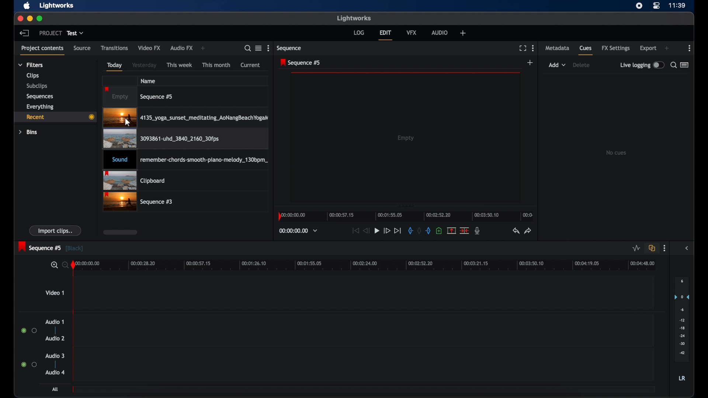  What do you see at coordinates (386, 231) in the screenshot?
I see `fast forward` at bounding box center [386, 231].